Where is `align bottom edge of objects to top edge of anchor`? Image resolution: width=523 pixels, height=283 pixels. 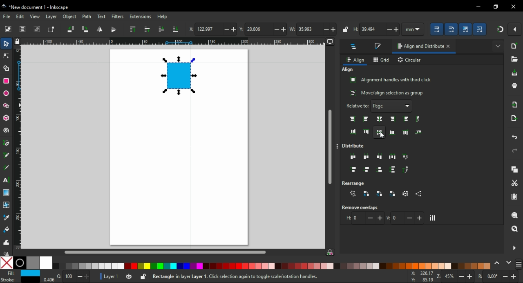 align bottom edge of objects to top edge of anchor is located at coordinates (353, 132).